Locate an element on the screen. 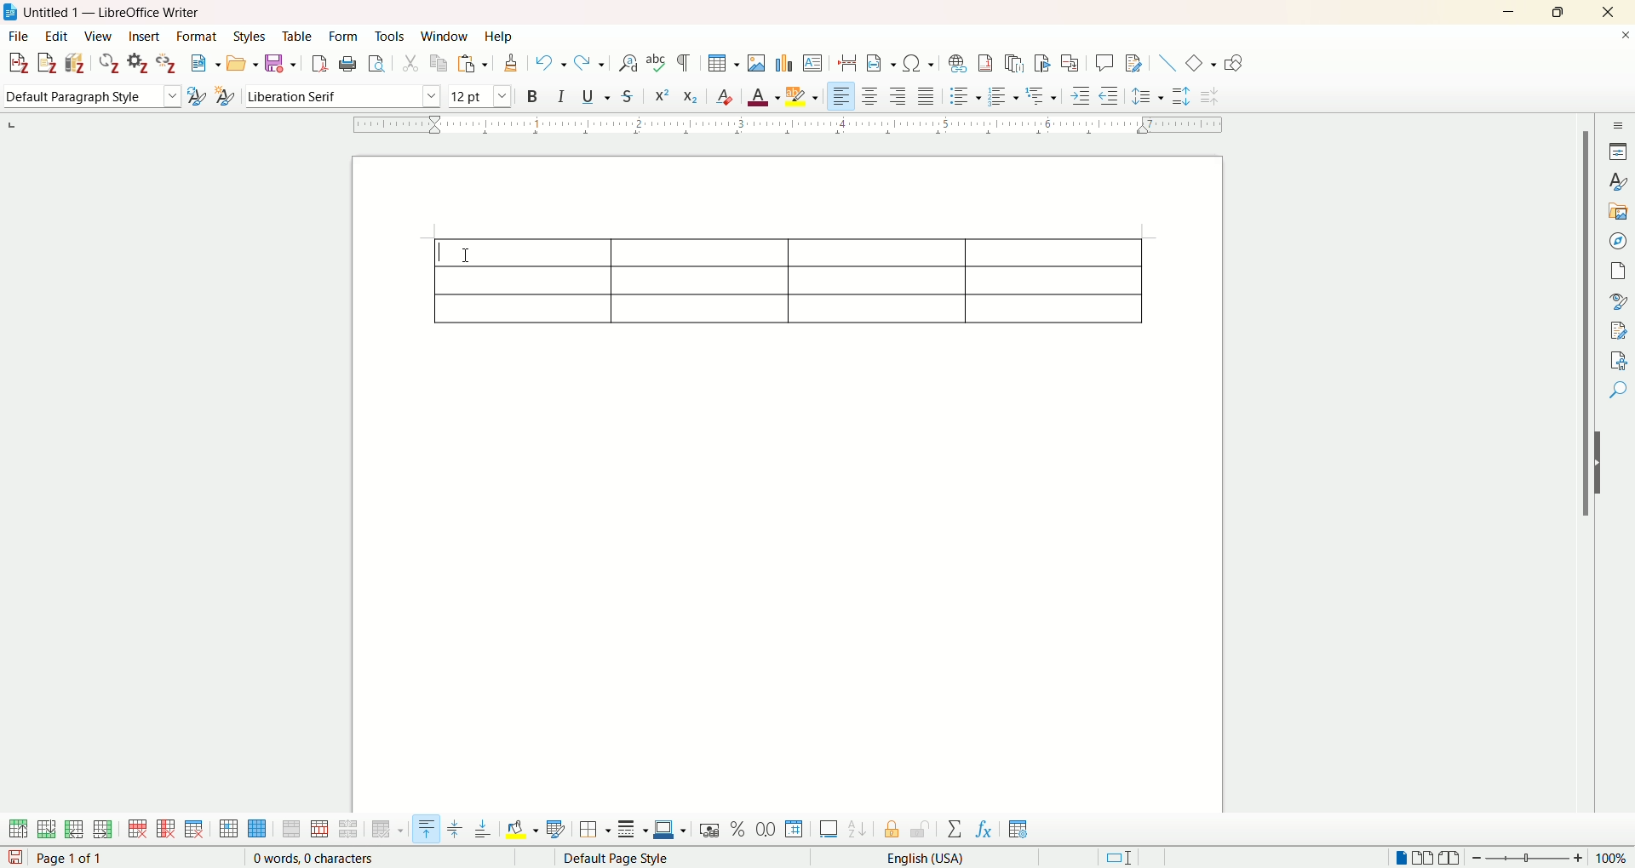  insert column after is located at coordinates (101, 827).